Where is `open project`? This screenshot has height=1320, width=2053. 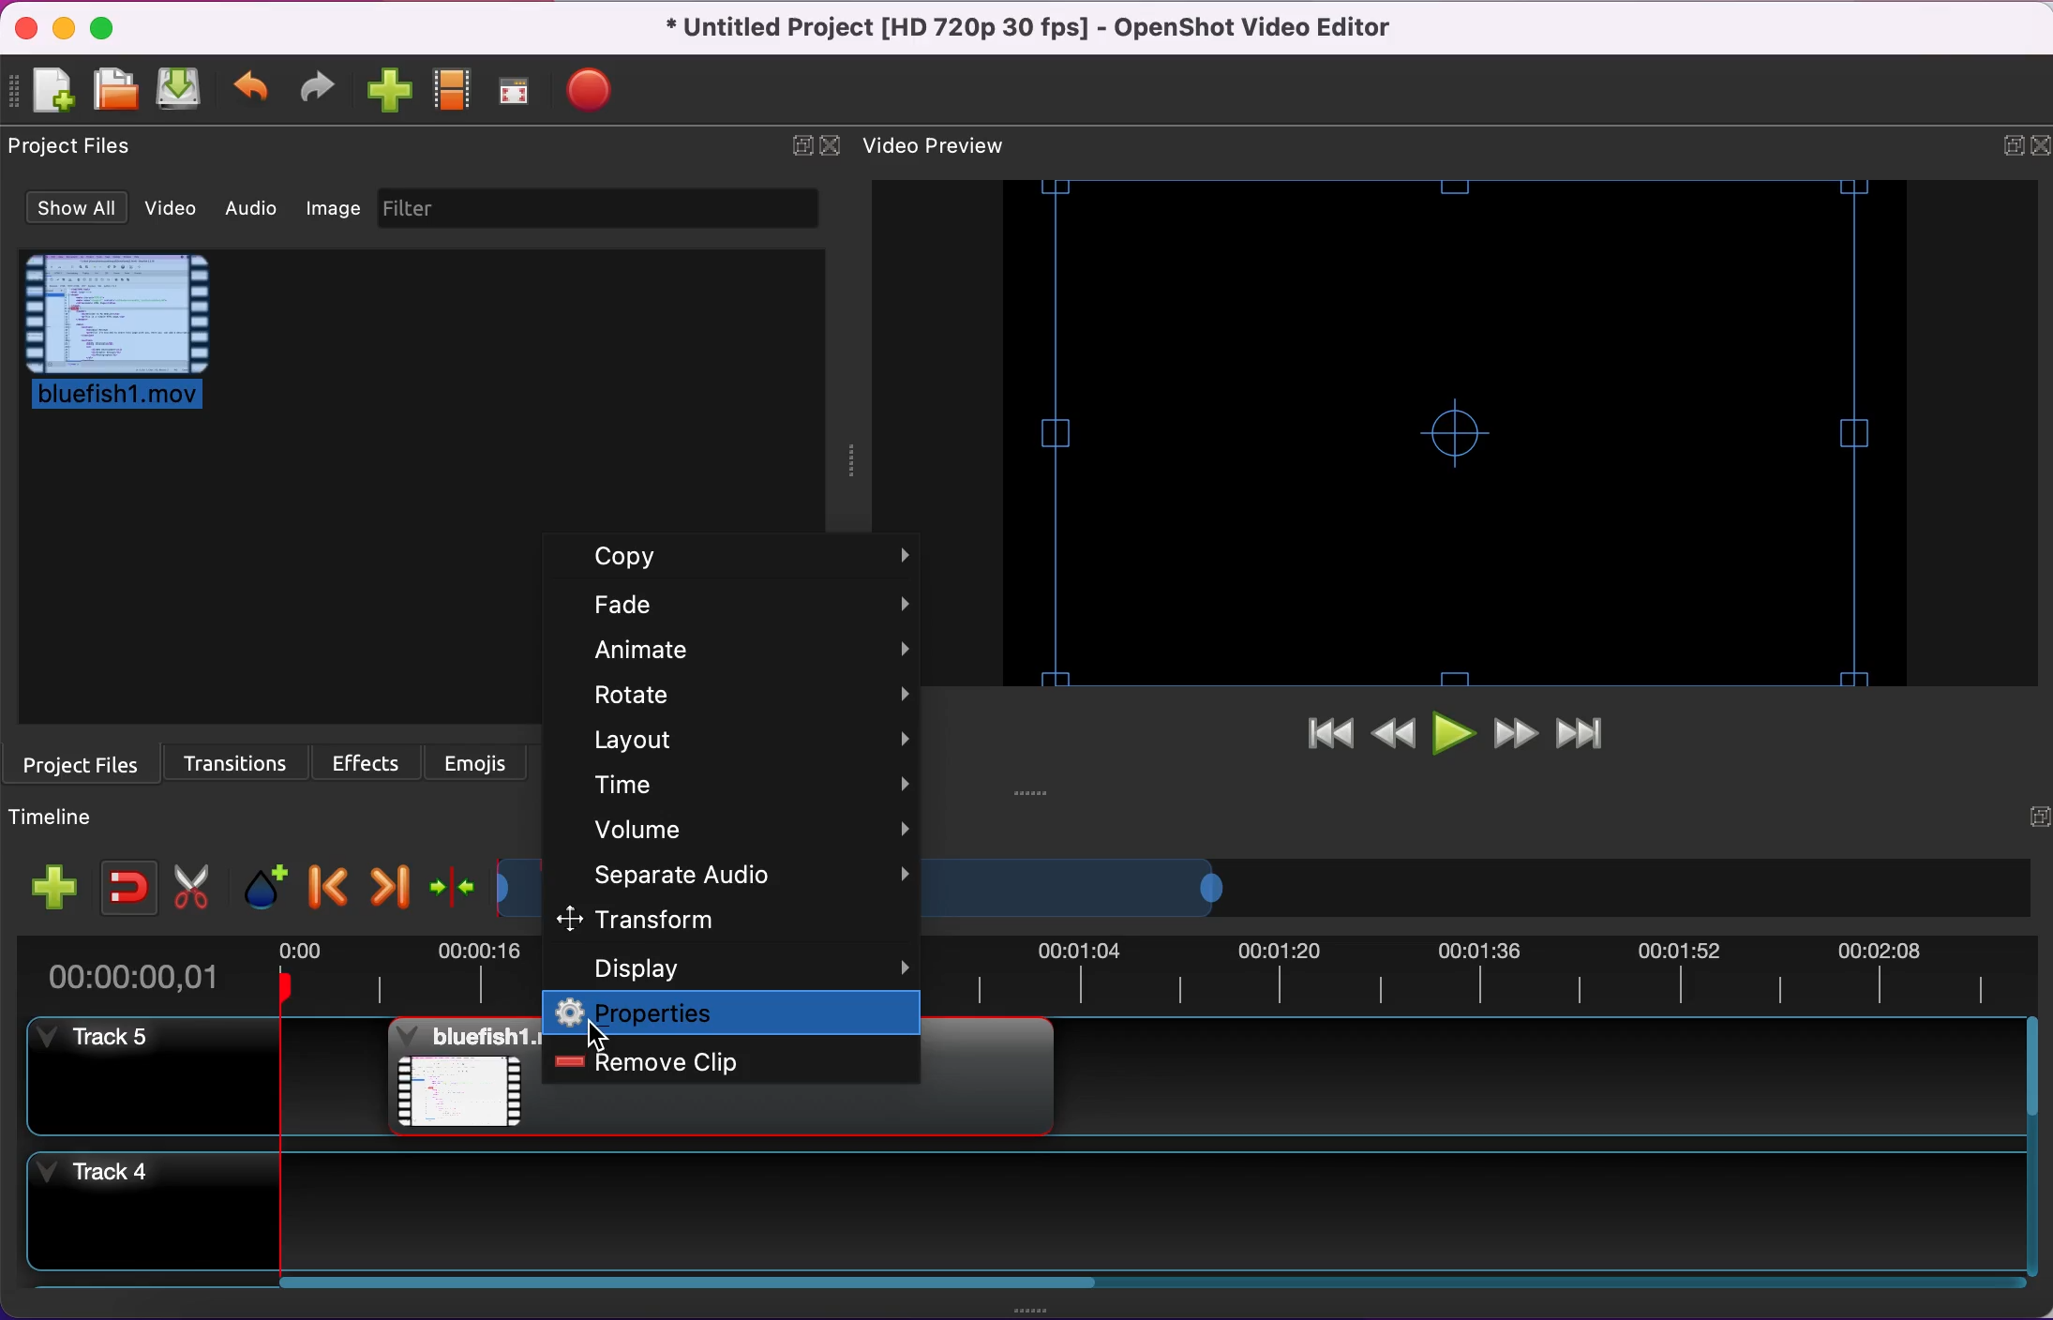
open project is located at coordinates (114, 97).